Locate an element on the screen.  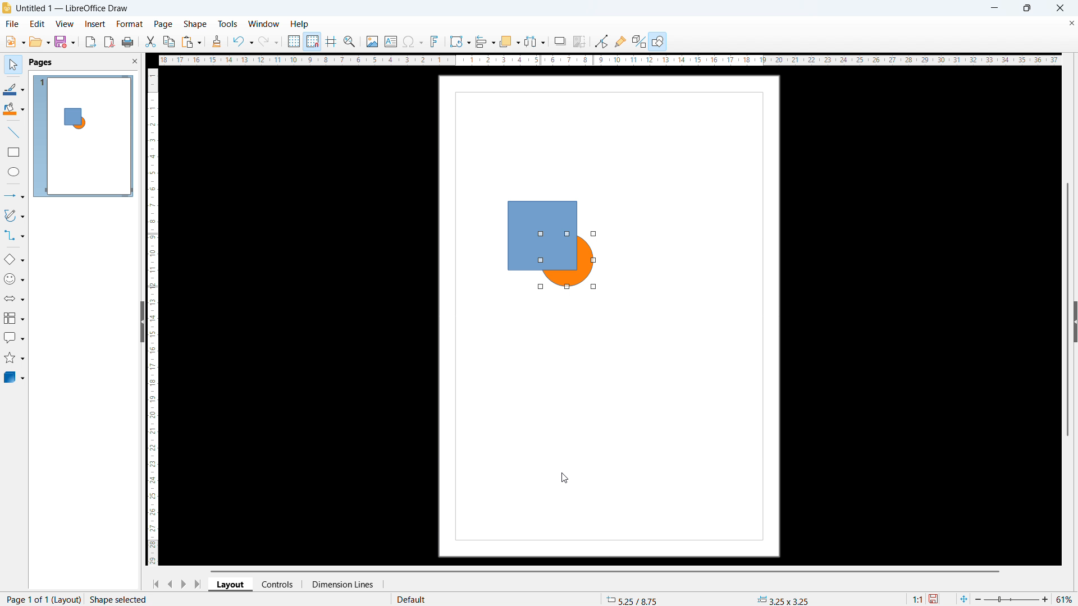
select  is located at coordinates (14, 65).